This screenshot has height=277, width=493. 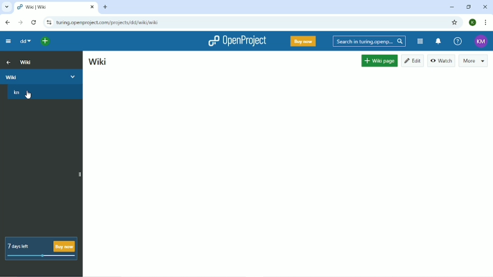 What do you see at coordinates (485, 23) in the screenshot?
I see `Customize and control google chrome` at bounding box center [485, 23].